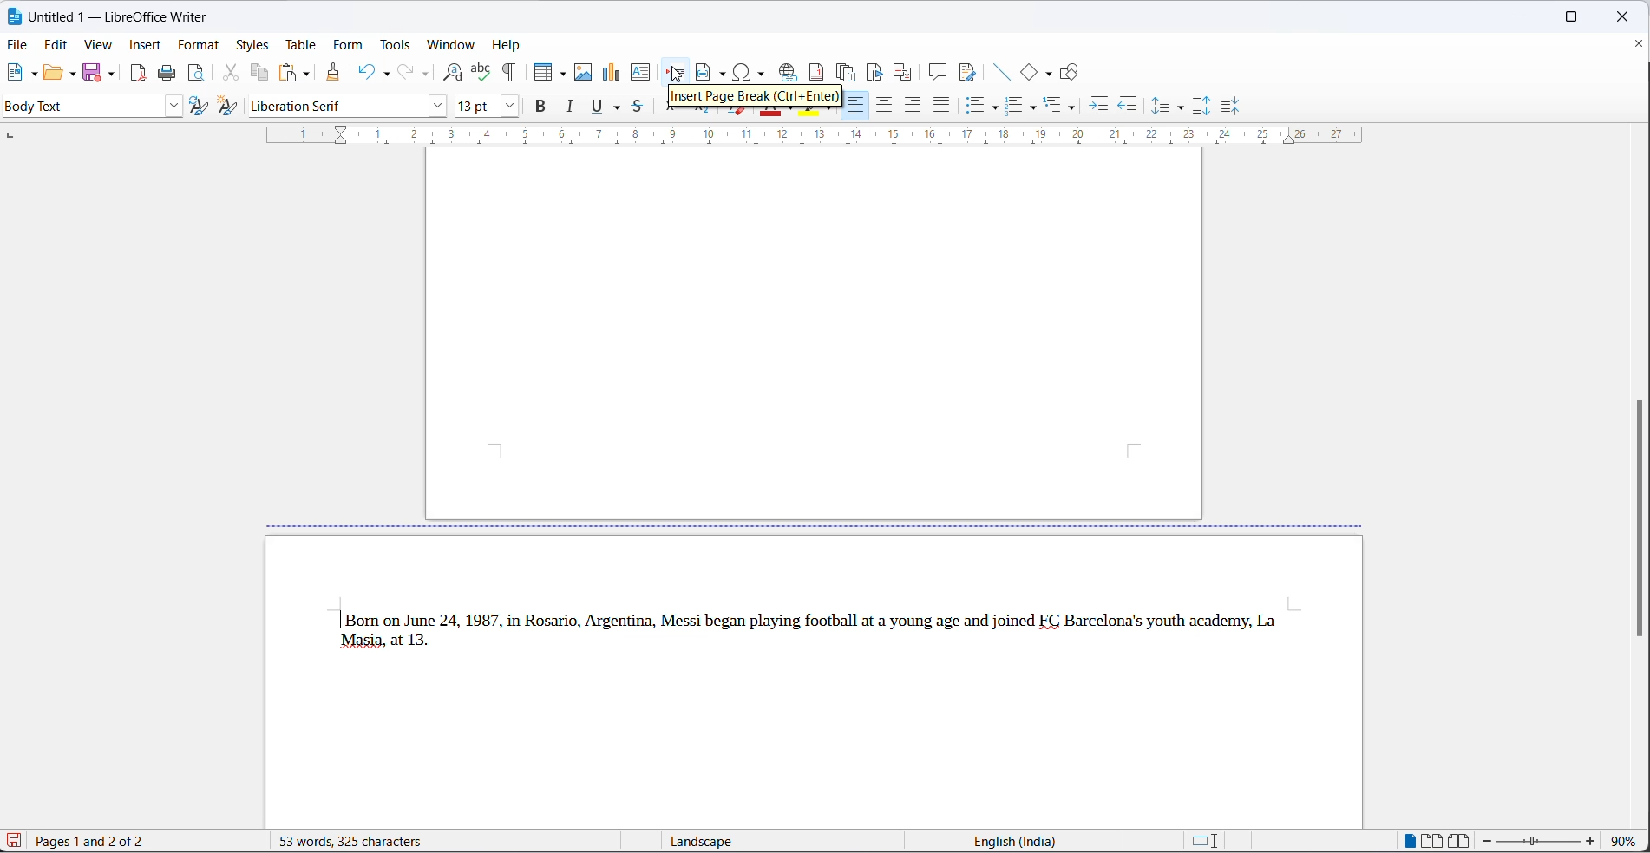 The width and height of the screenshot is (1650, 853). What do you see at coordinates (612, 73) in the screenshot?
I see `insert chart` at bounding box center [612, 73].